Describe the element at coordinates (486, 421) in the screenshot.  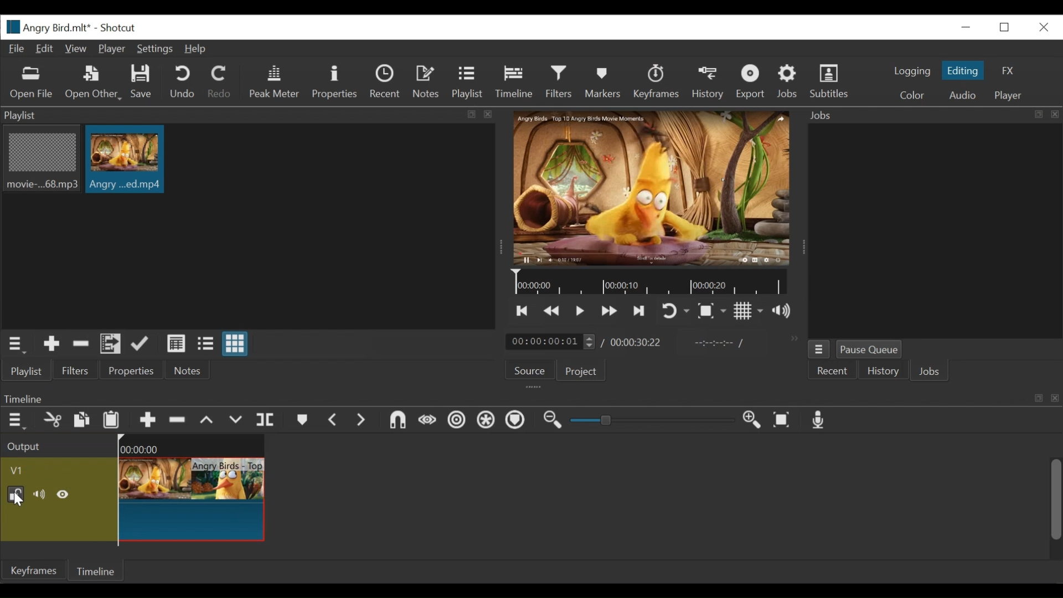
I see `Ripple all tracks` at that location.